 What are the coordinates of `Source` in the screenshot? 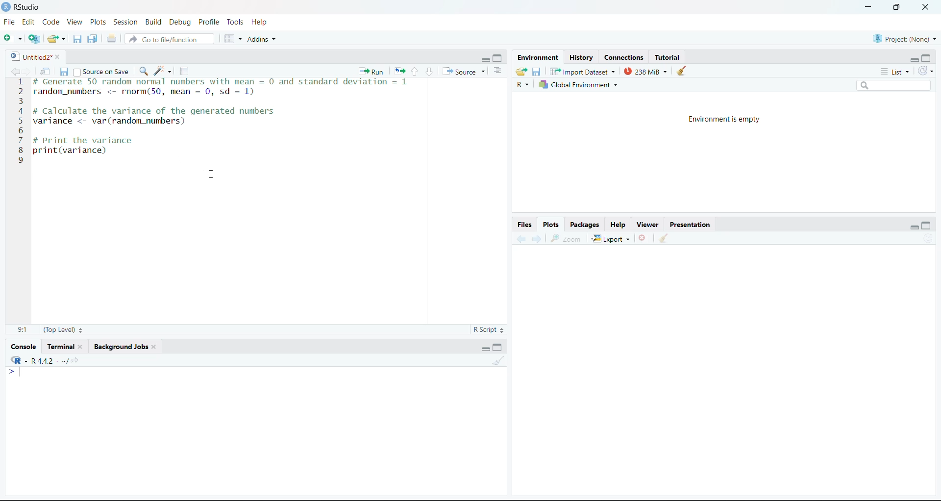 It's located at (464, 71).